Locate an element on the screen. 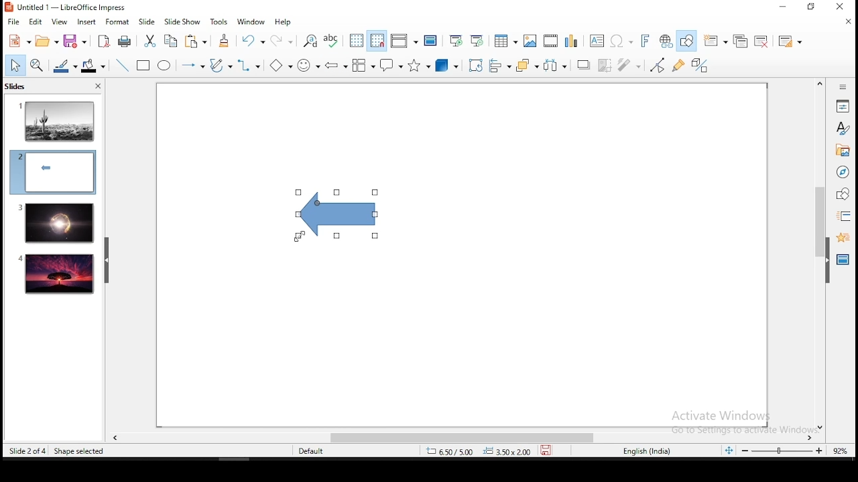 The image size is (858, 482). slide 2 is located at coordinates (52, 172).